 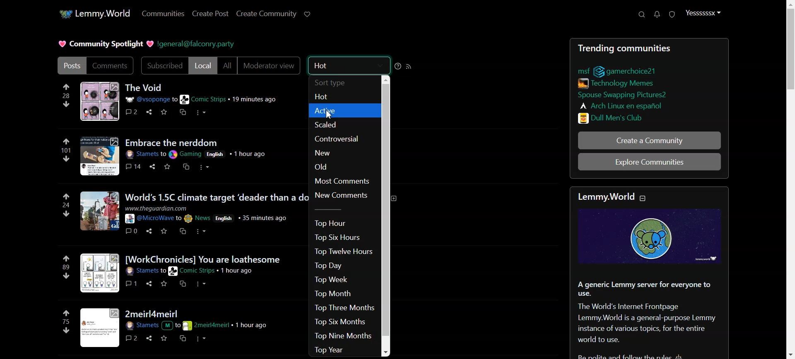 What do you see at coordinates (100, 328) in the screenshot?
I see `` at bounding box center [100, 328].